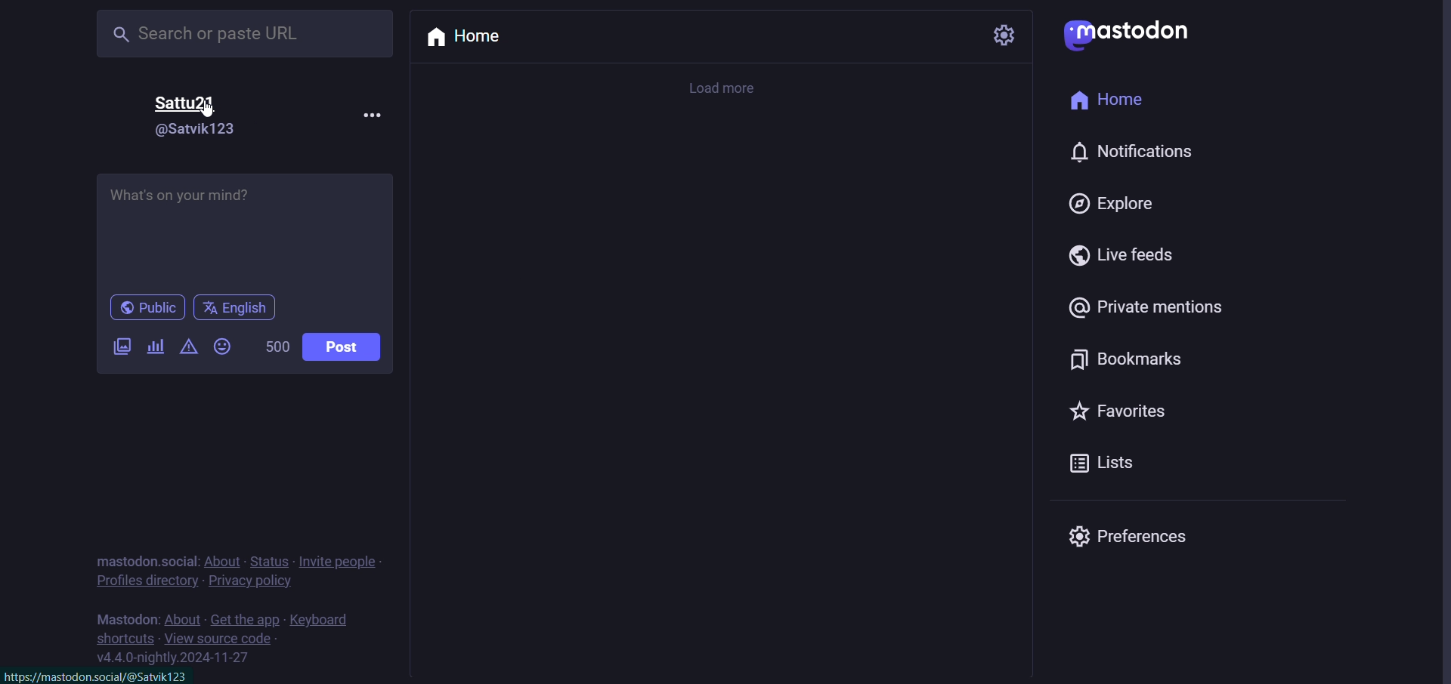  I want to click on private mentions, so click(1147, 307).